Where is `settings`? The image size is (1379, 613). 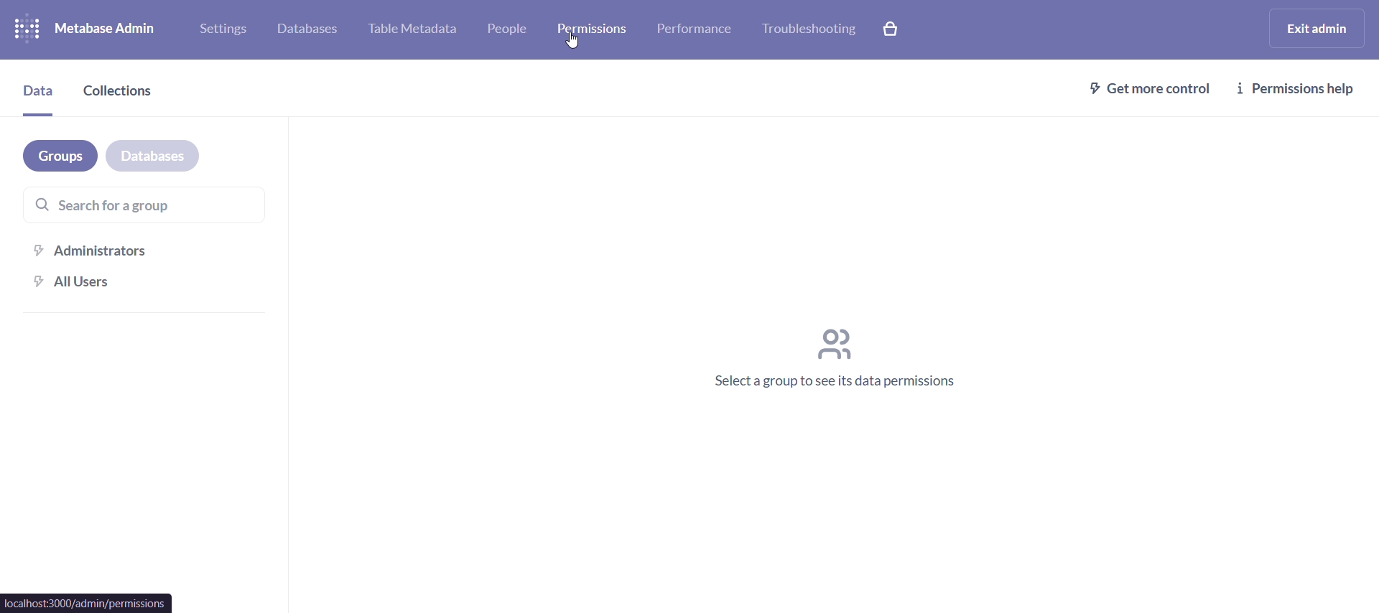 settings is located at coordinates (225, 29).